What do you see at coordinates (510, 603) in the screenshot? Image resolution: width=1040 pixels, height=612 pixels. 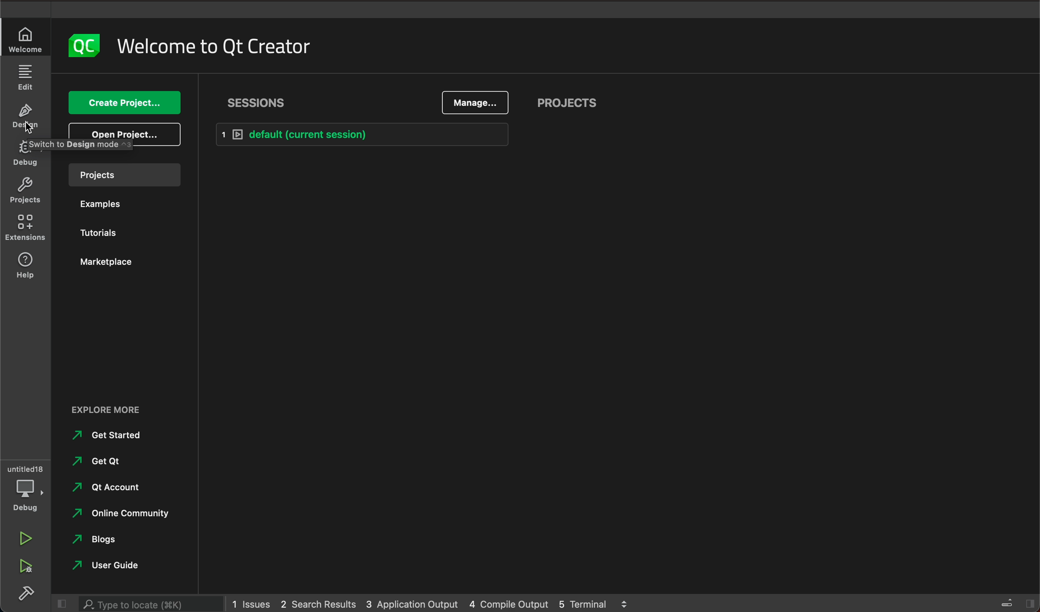 I see `4 couple output` at bounding box center [510, 603].